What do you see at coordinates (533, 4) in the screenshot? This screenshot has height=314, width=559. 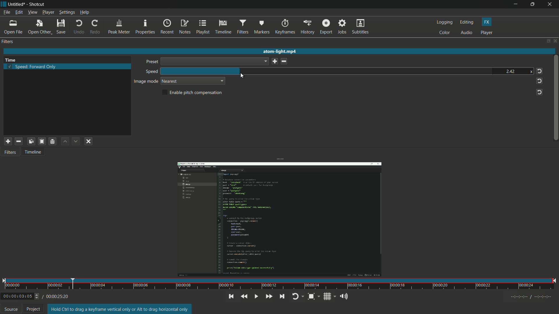 I see `maximize` at bounding box center [533, 4].